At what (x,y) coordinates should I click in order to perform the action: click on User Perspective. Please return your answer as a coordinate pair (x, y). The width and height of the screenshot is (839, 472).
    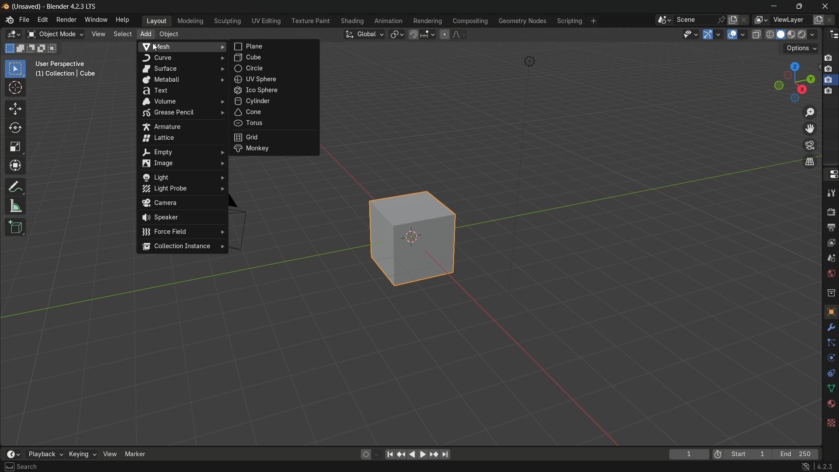
    Looking at the image, I should click on (62, 64).